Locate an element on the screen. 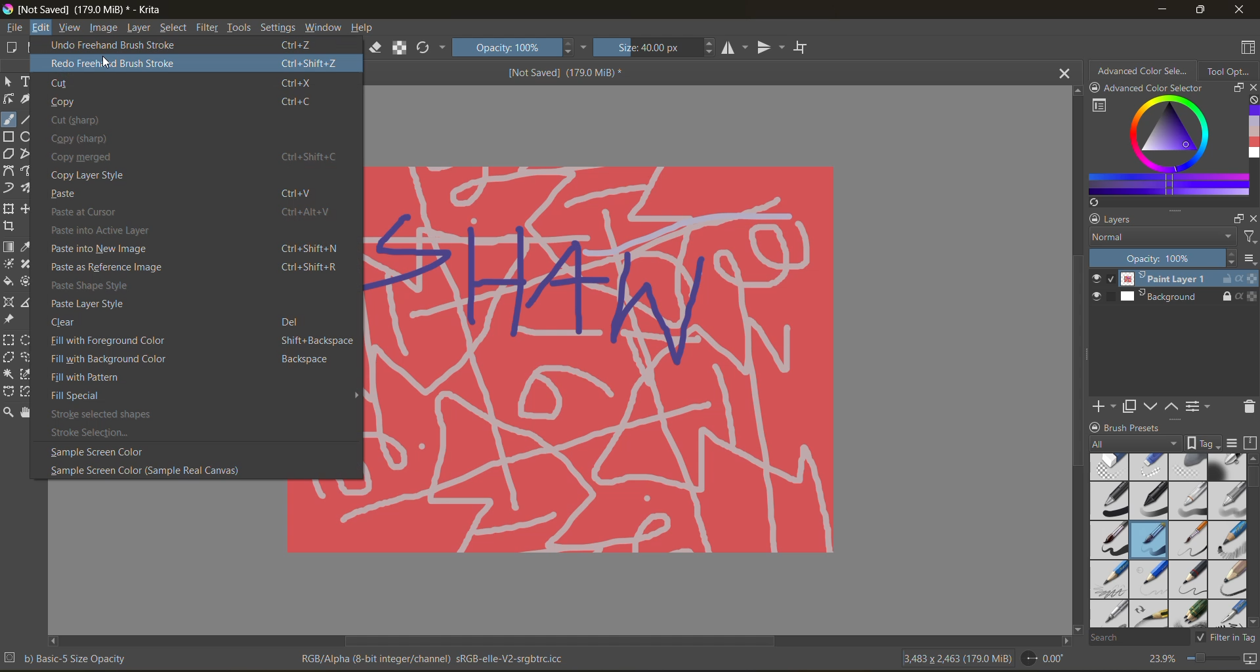  zoom is located at coordinates (1211, 660).